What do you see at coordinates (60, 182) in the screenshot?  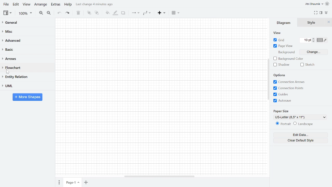 I see `pages` at bounding box center [60, 182].